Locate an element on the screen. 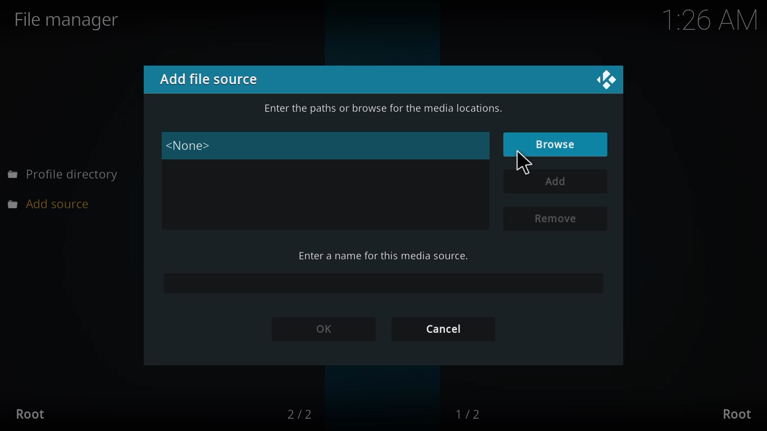  time is located at coordinates (709, 21).